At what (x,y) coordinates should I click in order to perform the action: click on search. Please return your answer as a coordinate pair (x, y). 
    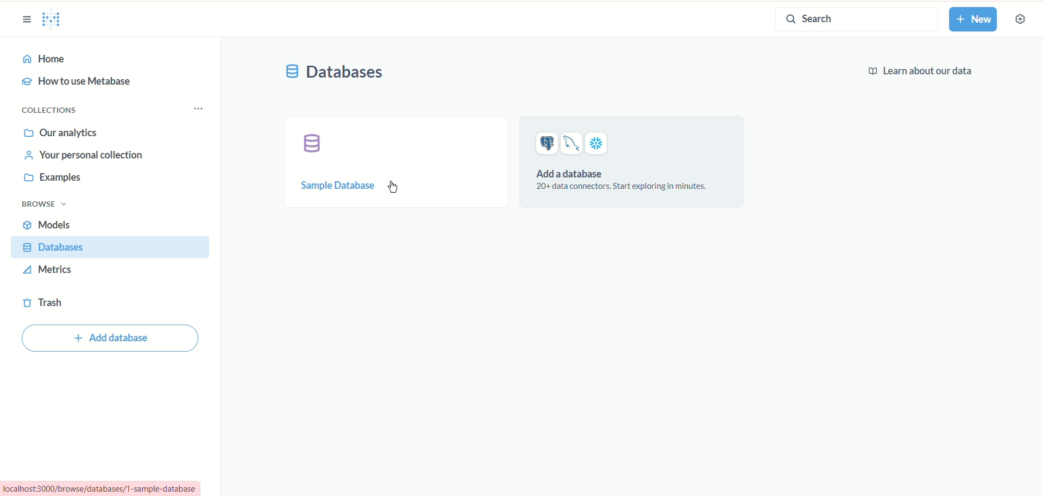
    Looking at the image, I should click on (855, 21).